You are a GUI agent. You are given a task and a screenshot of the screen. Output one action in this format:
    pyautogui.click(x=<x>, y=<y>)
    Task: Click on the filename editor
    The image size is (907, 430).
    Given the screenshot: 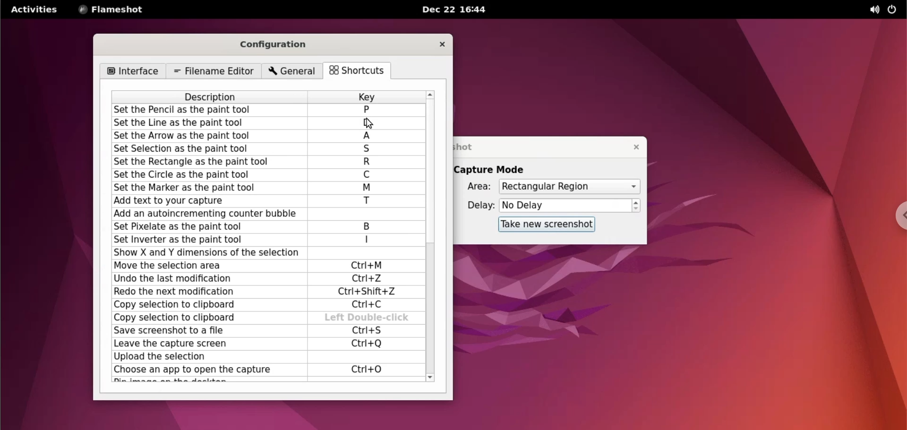 What is the action you would take?
    pyautogui.click(x=212, y=71)
    